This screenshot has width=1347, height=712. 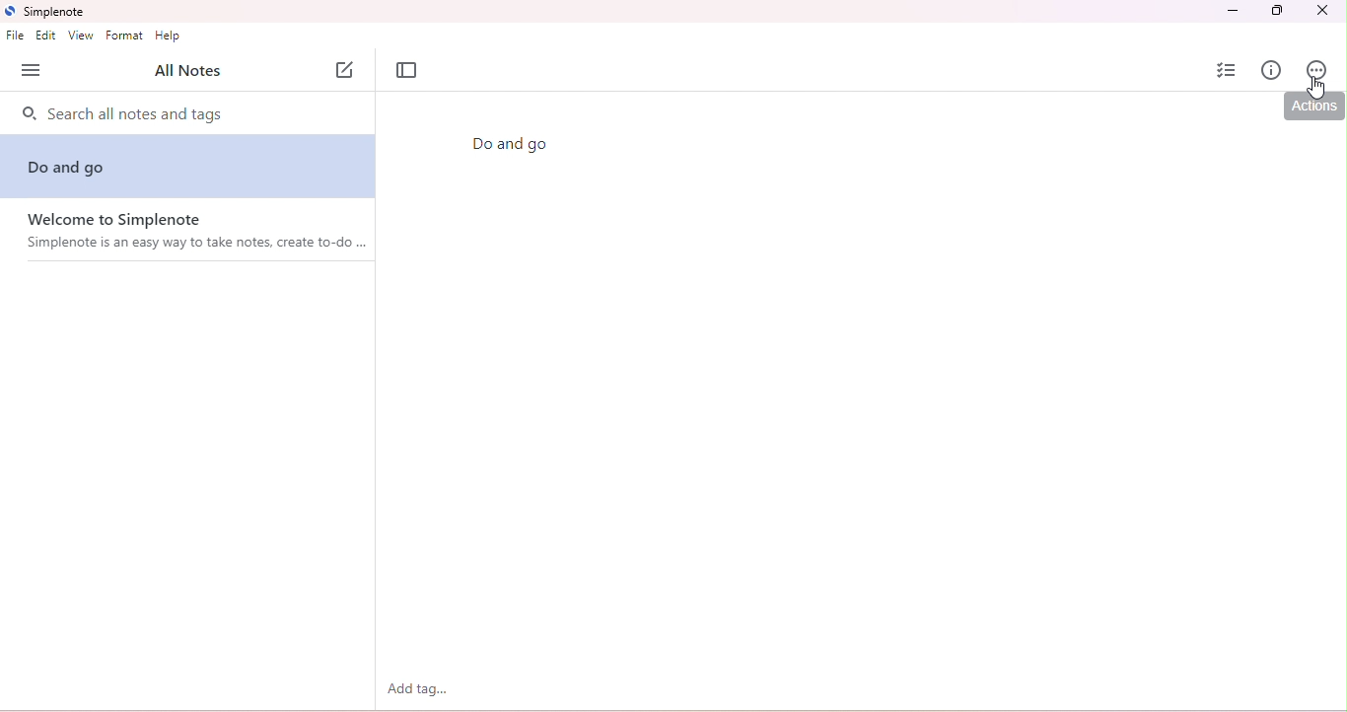 What do you see at coordinates (514, 145) in the screenshot?
I see `Do and go` at bounding box center [514, 145].